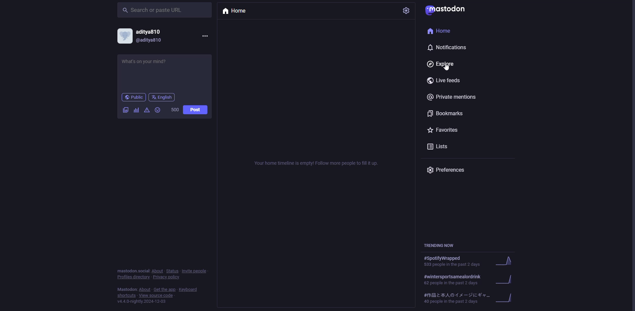  I want to click on settings, so click(407, 11).